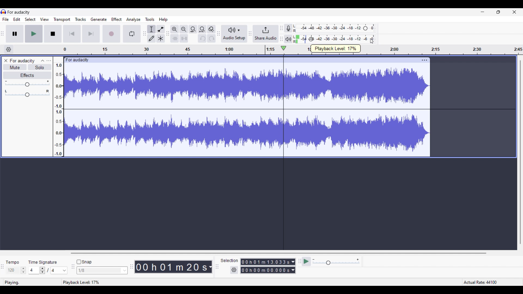 Image resolution: width=523 pixels, height=294 pixels. I want to click on Select menu, so click(30, 19).